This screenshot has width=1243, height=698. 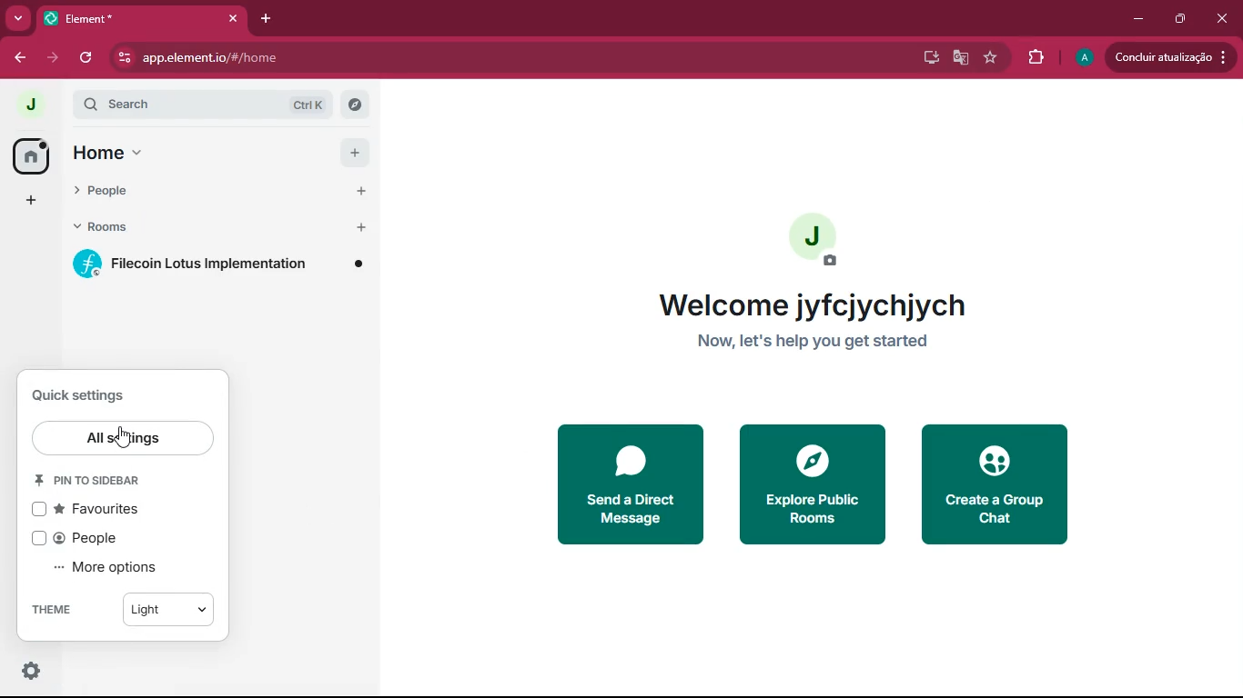 What do you see at coordinates (819, 304) in the screenshot?
I see `welcome ` at bounding box center [819, 304].